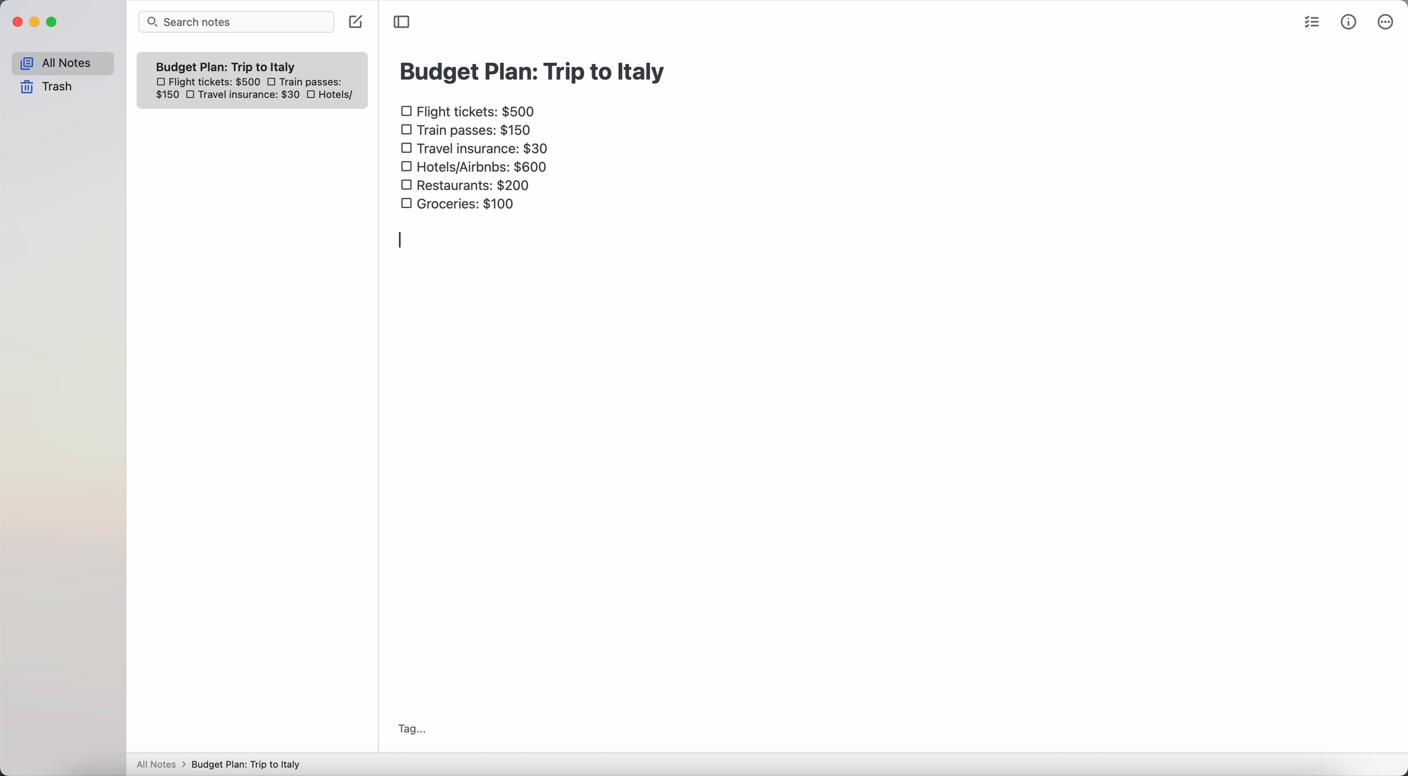  What do you see at coordinates (412, 729) in the screenshot?
I see `tag` at bounding box center [412, 729].